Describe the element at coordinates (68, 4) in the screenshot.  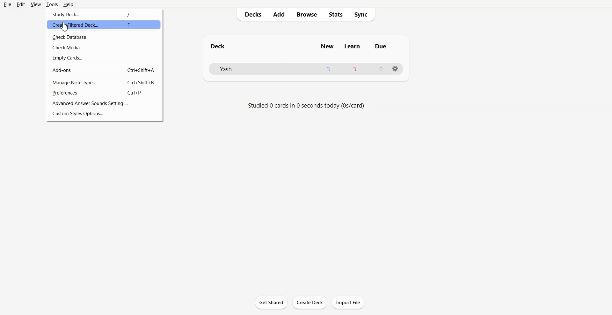
I see `Help` at that location.